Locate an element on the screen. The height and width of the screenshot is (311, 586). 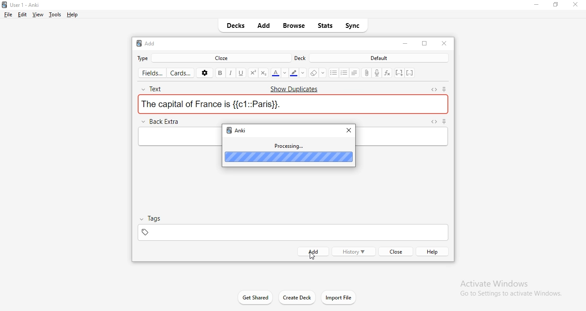
close is located at coordinates (575, 4).